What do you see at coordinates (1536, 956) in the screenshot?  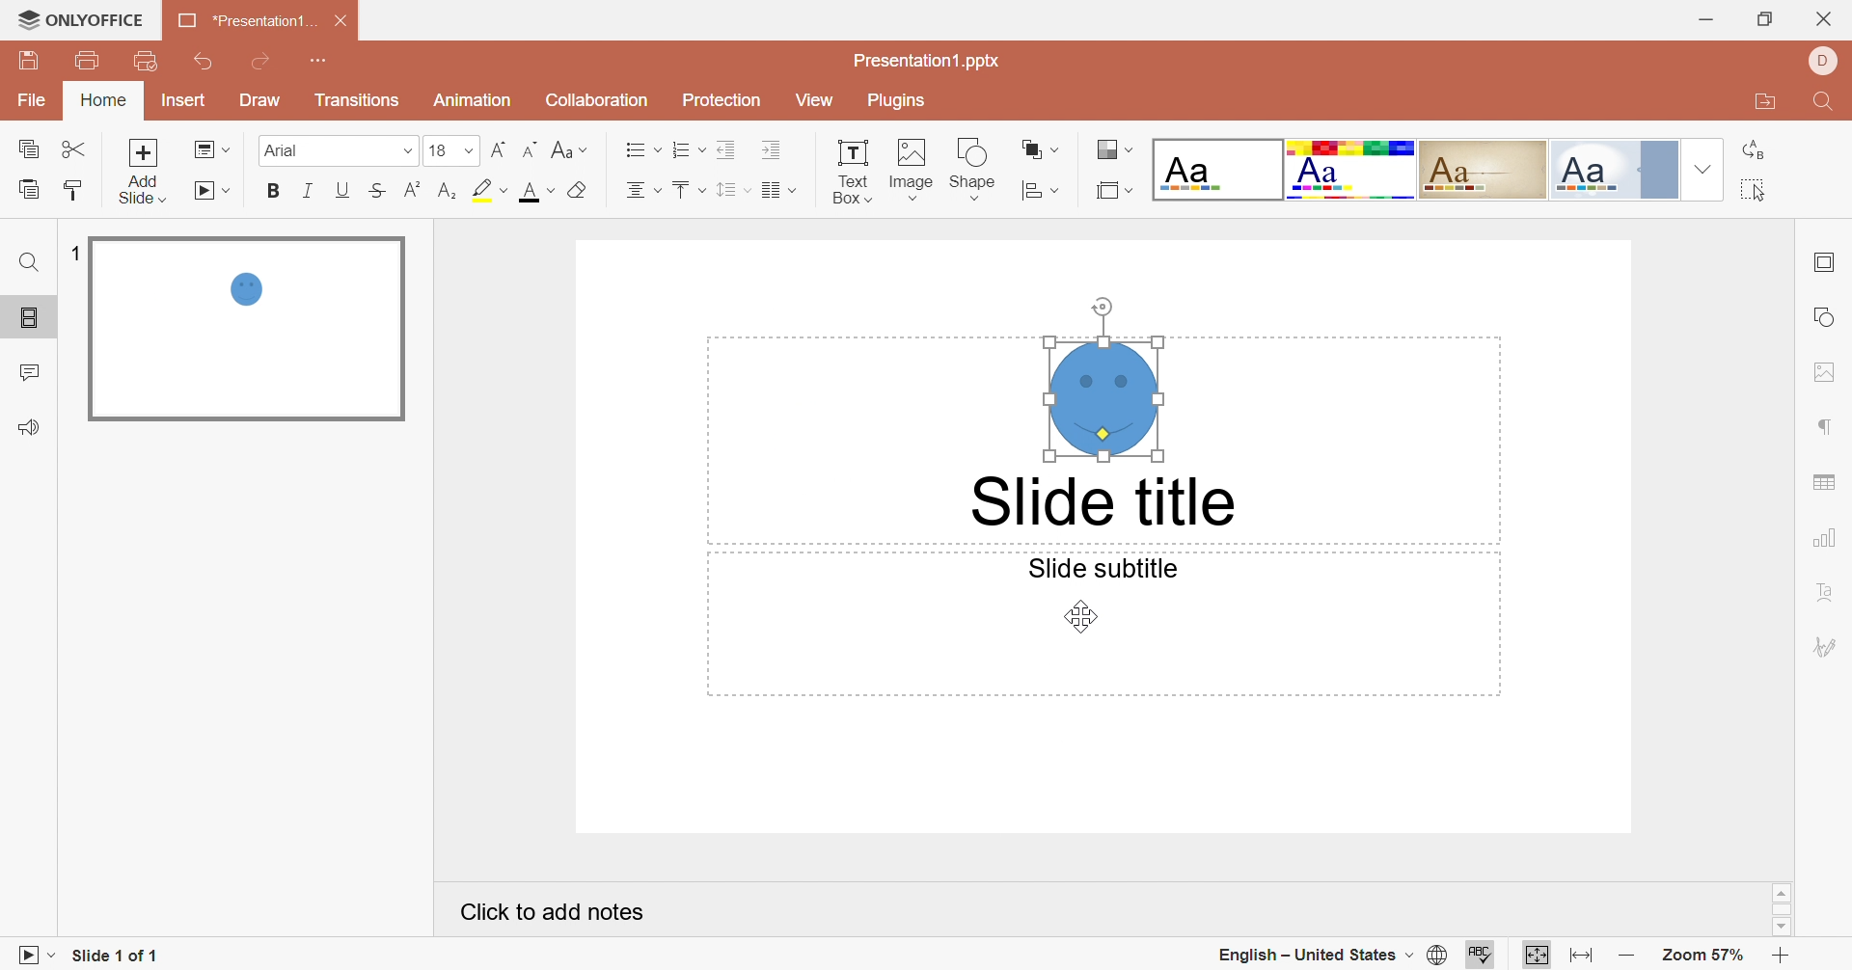 I see `Fit to slide` at bounding box center [1536, 956].